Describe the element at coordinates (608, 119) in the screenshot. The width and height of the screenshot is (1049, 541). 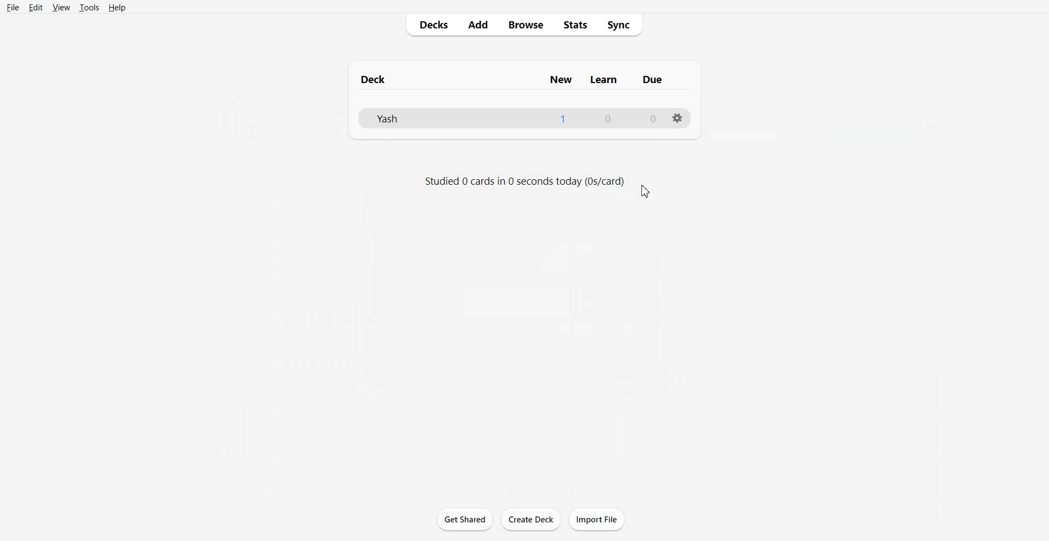
I see `Text` at that location.